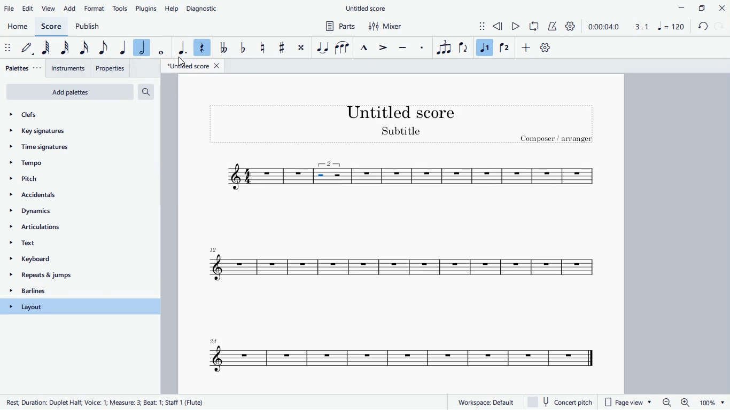 Image resolution: width=730 pixels, height=410 pixels. Describe the element at coordinates (205, 7) in the screenshot. I see `diagnostic` at that location.